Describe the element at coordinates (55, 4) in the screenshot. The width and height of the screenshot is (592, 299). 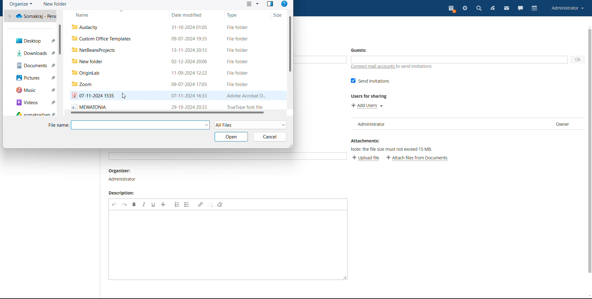
I see `new folder` at that location.